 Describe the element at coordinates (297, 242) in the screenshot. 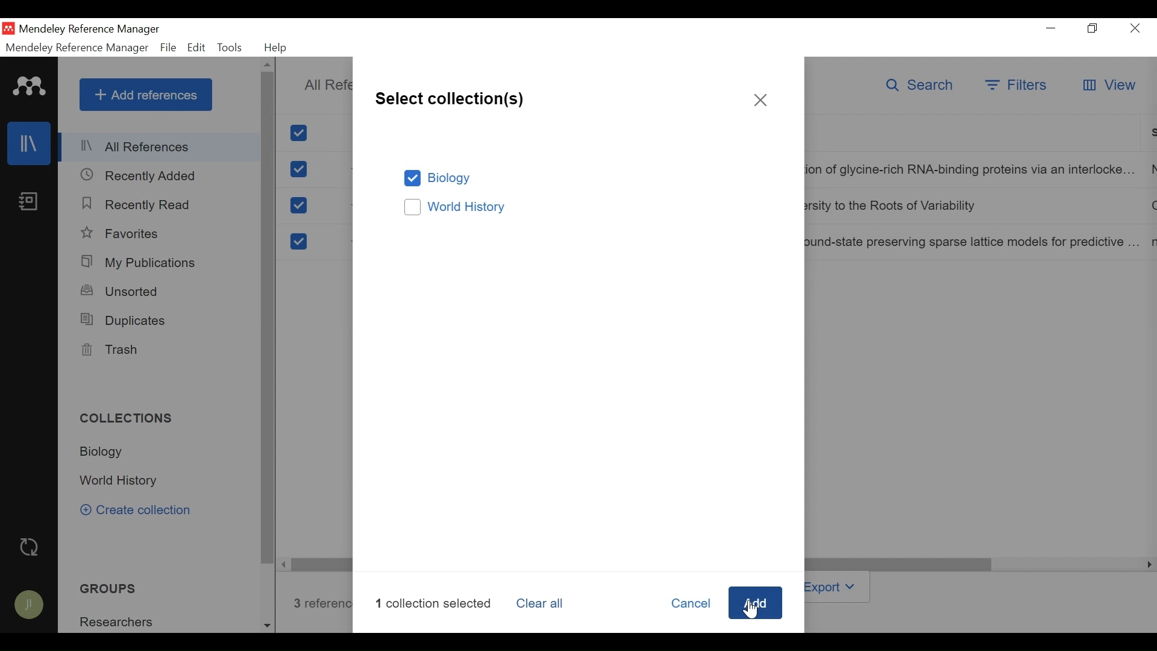

I see `(un)select` at that location.